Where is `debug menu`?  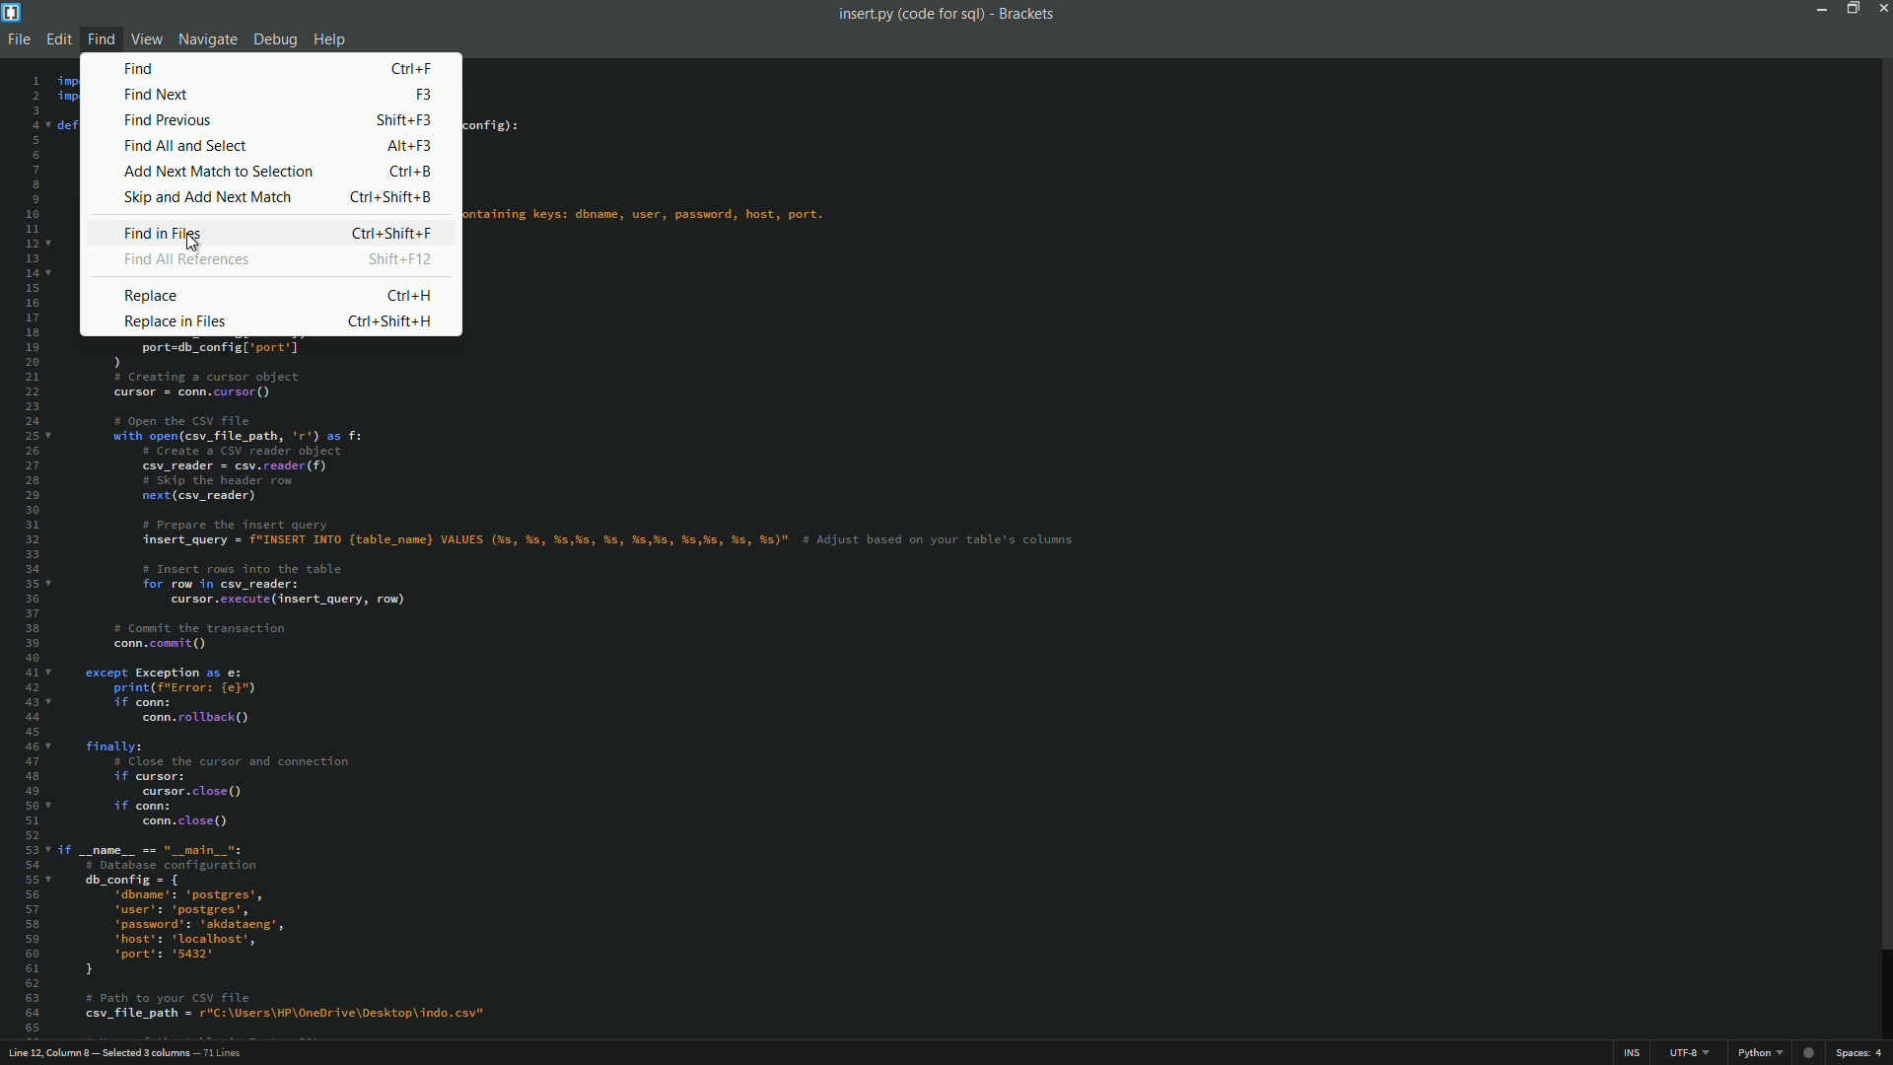
debug menu is located at coordinates (274, 41).